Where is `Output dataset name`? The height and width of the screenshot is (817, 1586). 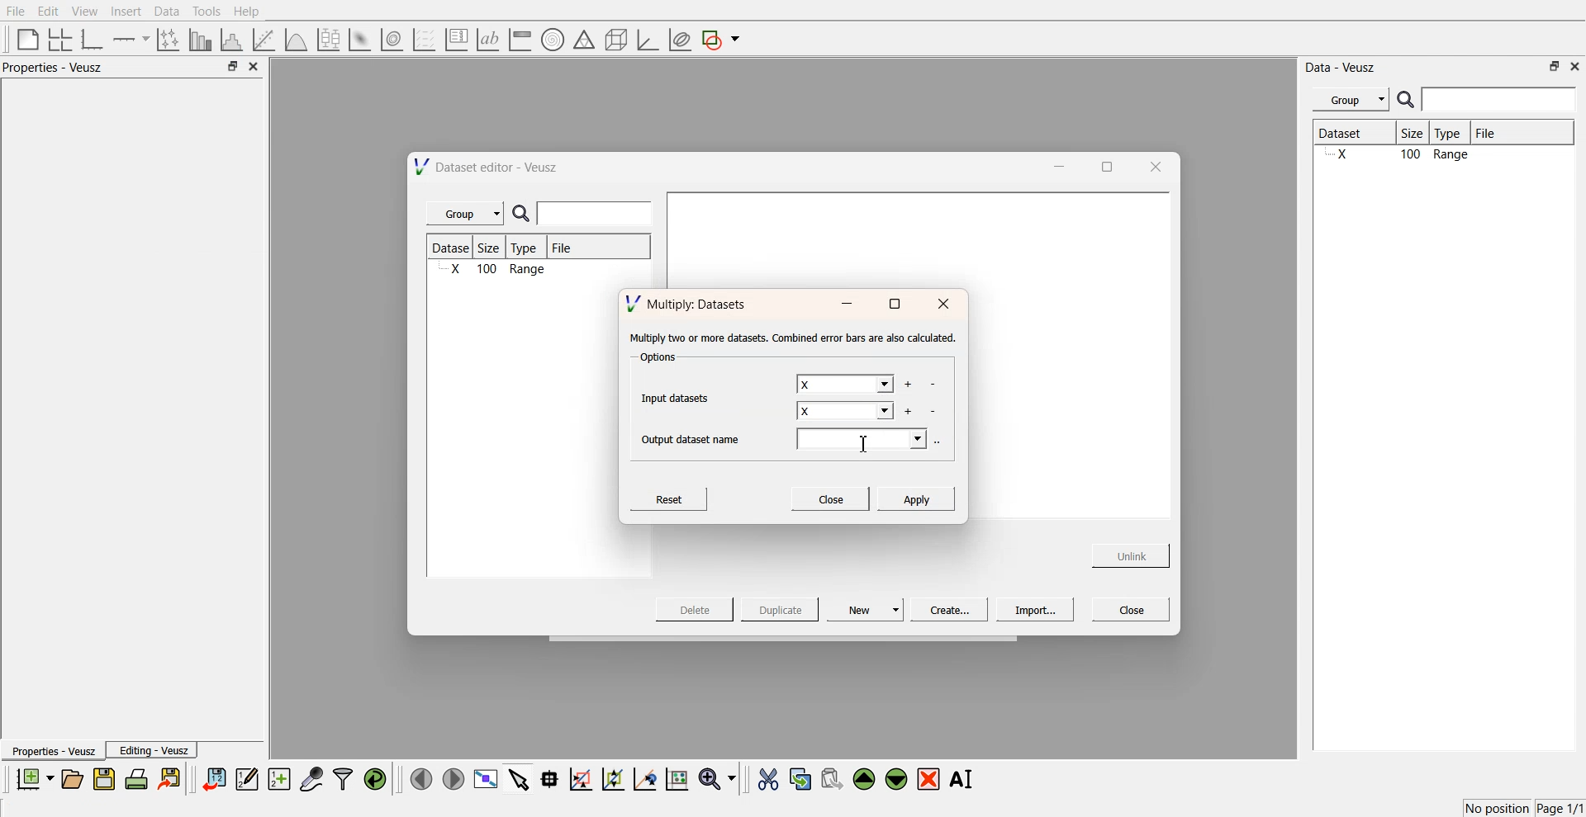 Output dataset name is located at coordinates (696, 437).